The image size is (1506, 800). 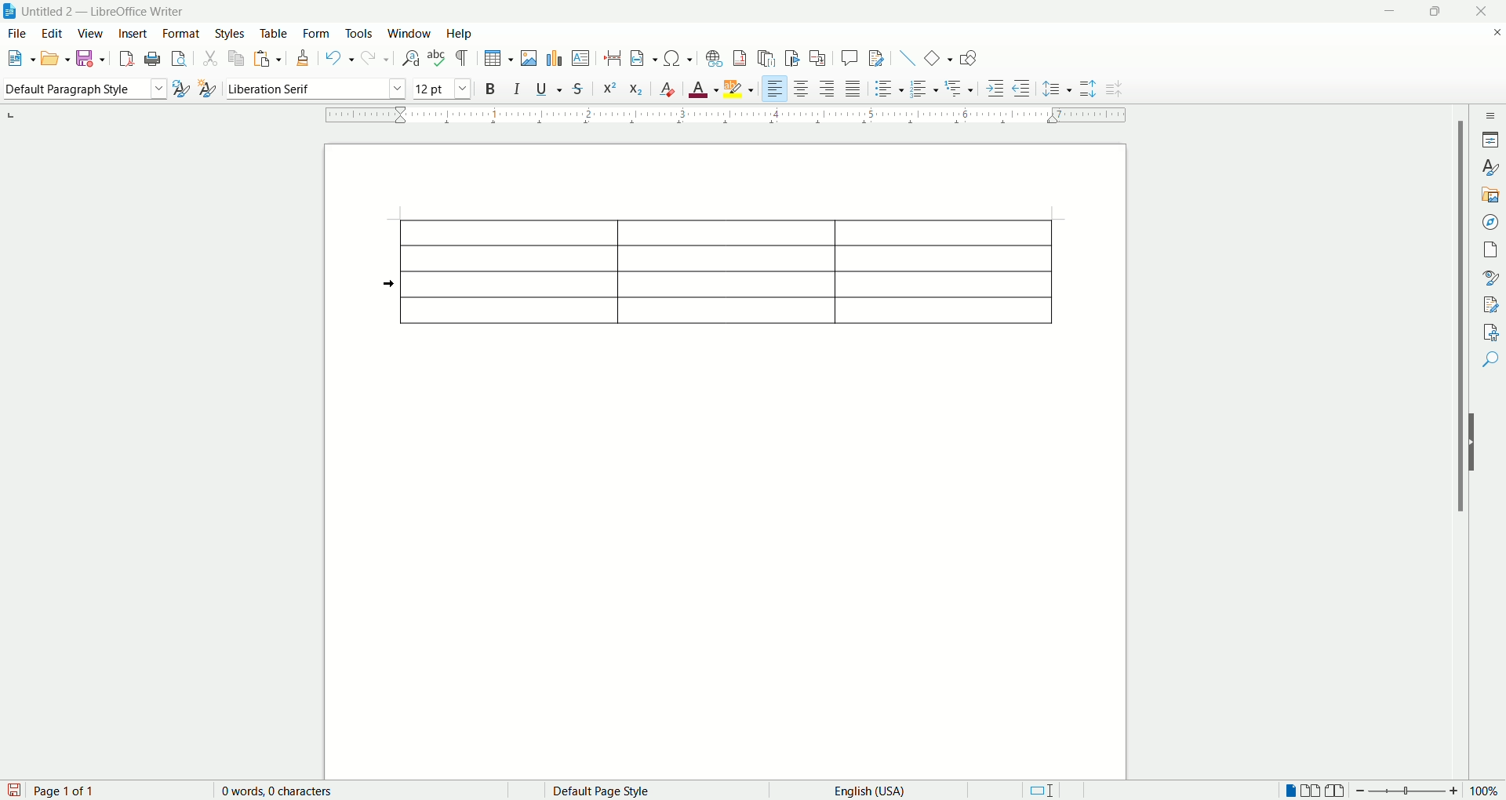 What do you see at coordinates (1490, 116) in the screenshot?
I see `sidebar` at bounding box center [1490, 116].